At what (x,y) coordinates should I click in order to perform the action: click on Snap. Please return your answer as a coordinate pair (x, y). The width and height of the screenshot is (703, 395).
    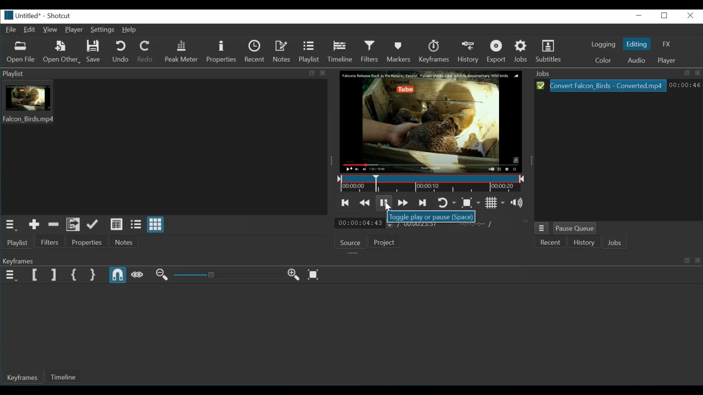
    Looking at the image, I should click on (118, 275).